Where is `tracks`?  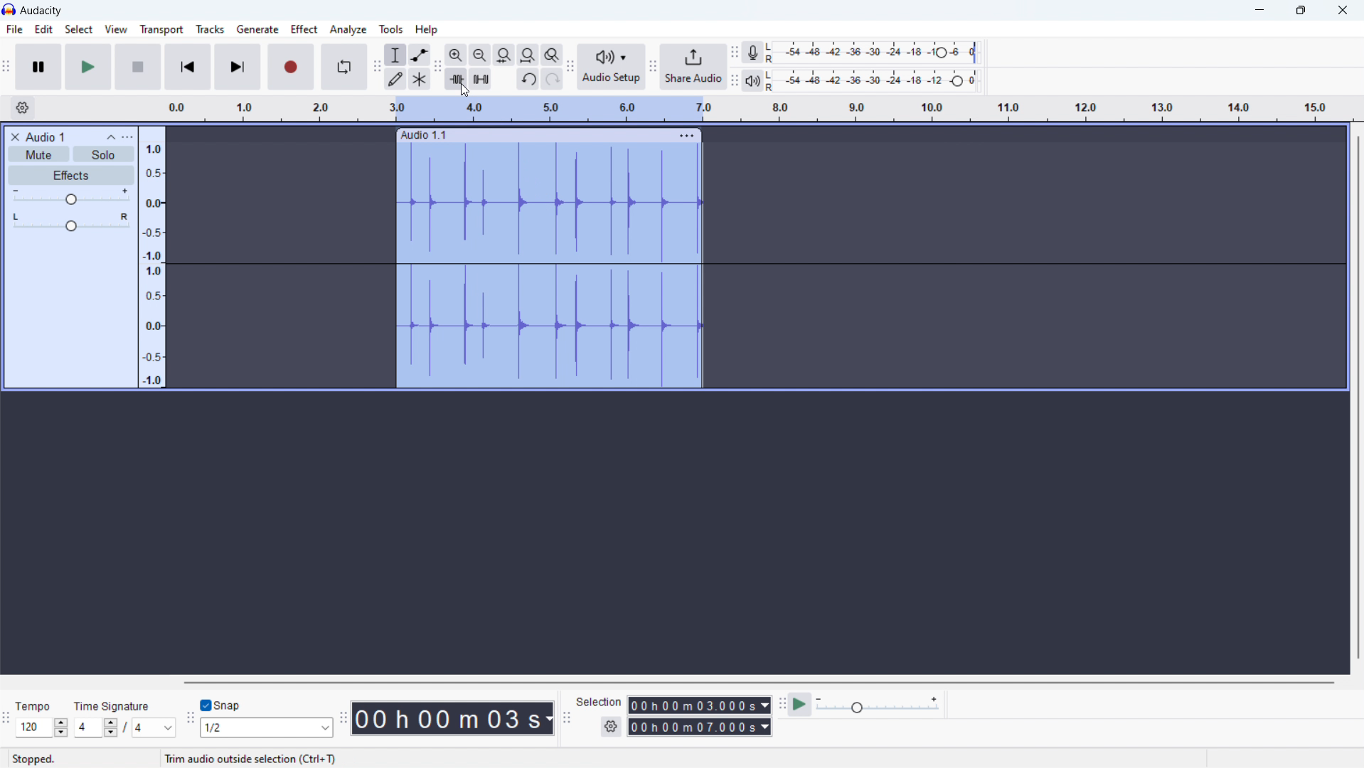
tracks is located at coordinates (210, 29).